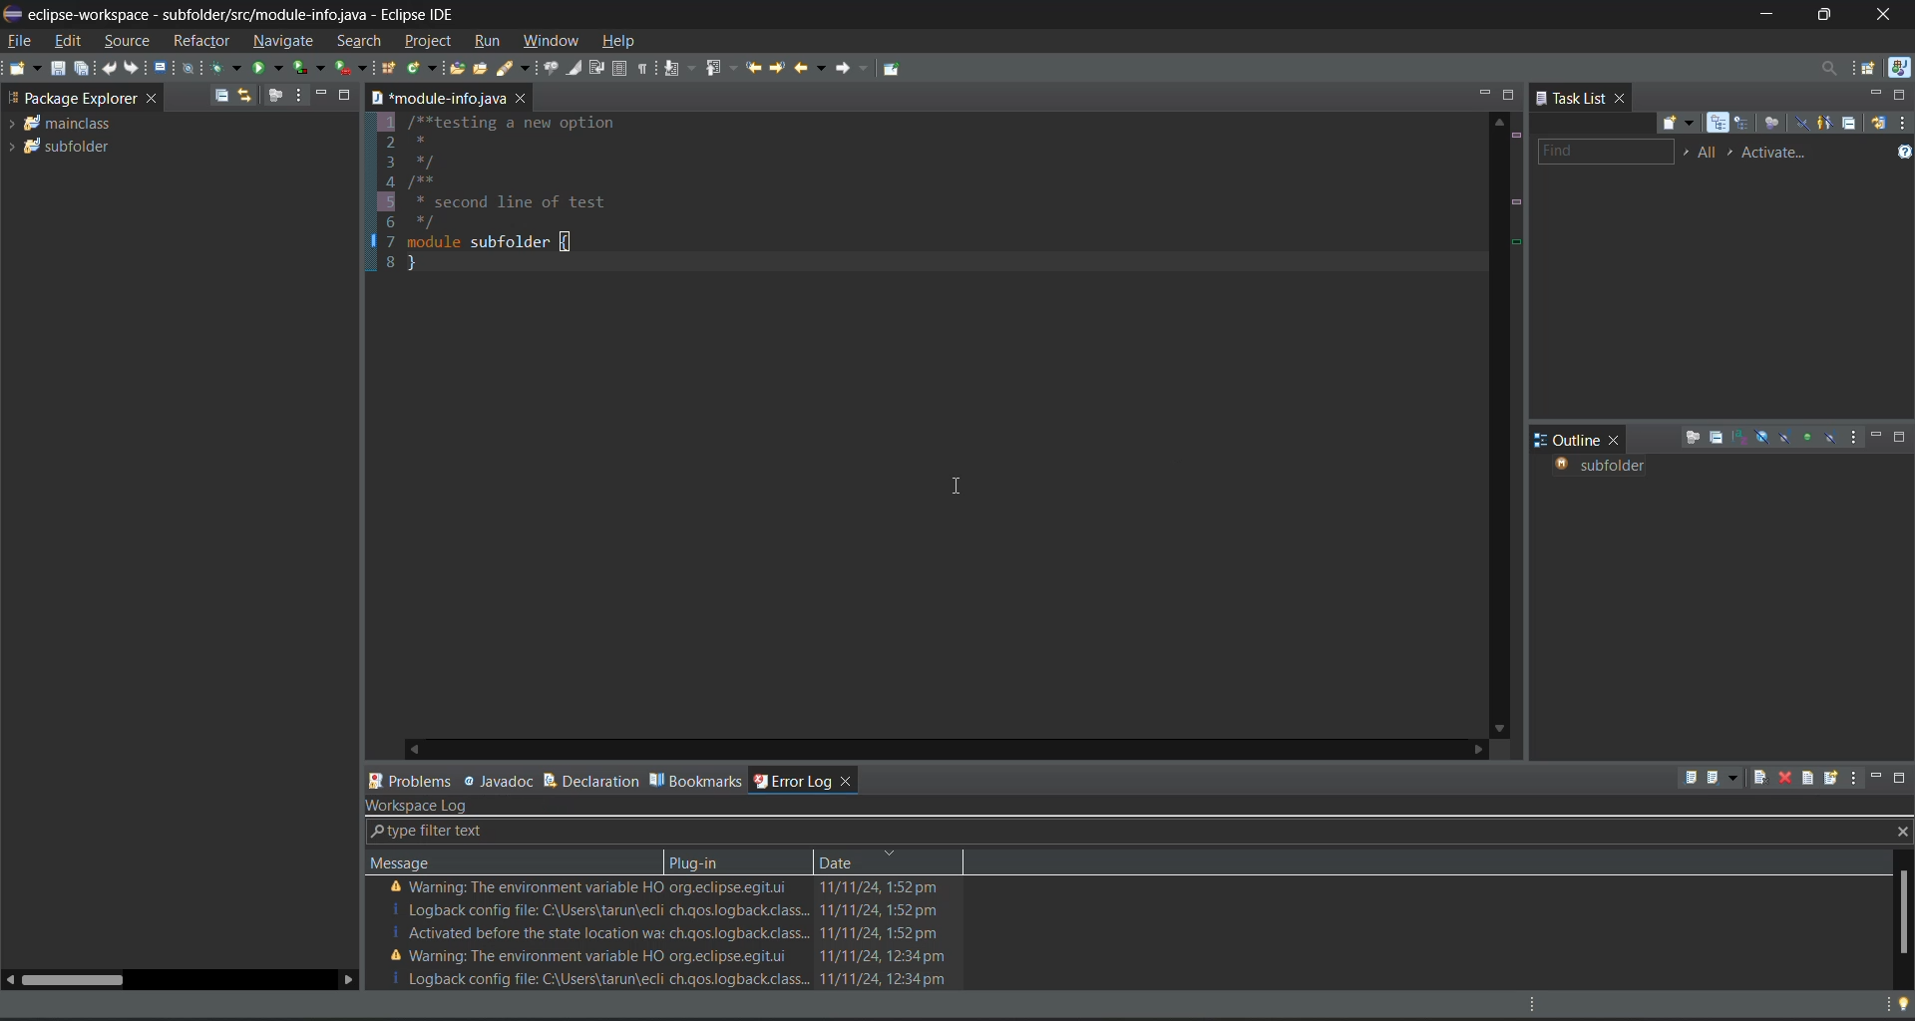  Describe the element at coordinates (1804, 124) in the screenshot. I see `hide completed tasks` at that location.